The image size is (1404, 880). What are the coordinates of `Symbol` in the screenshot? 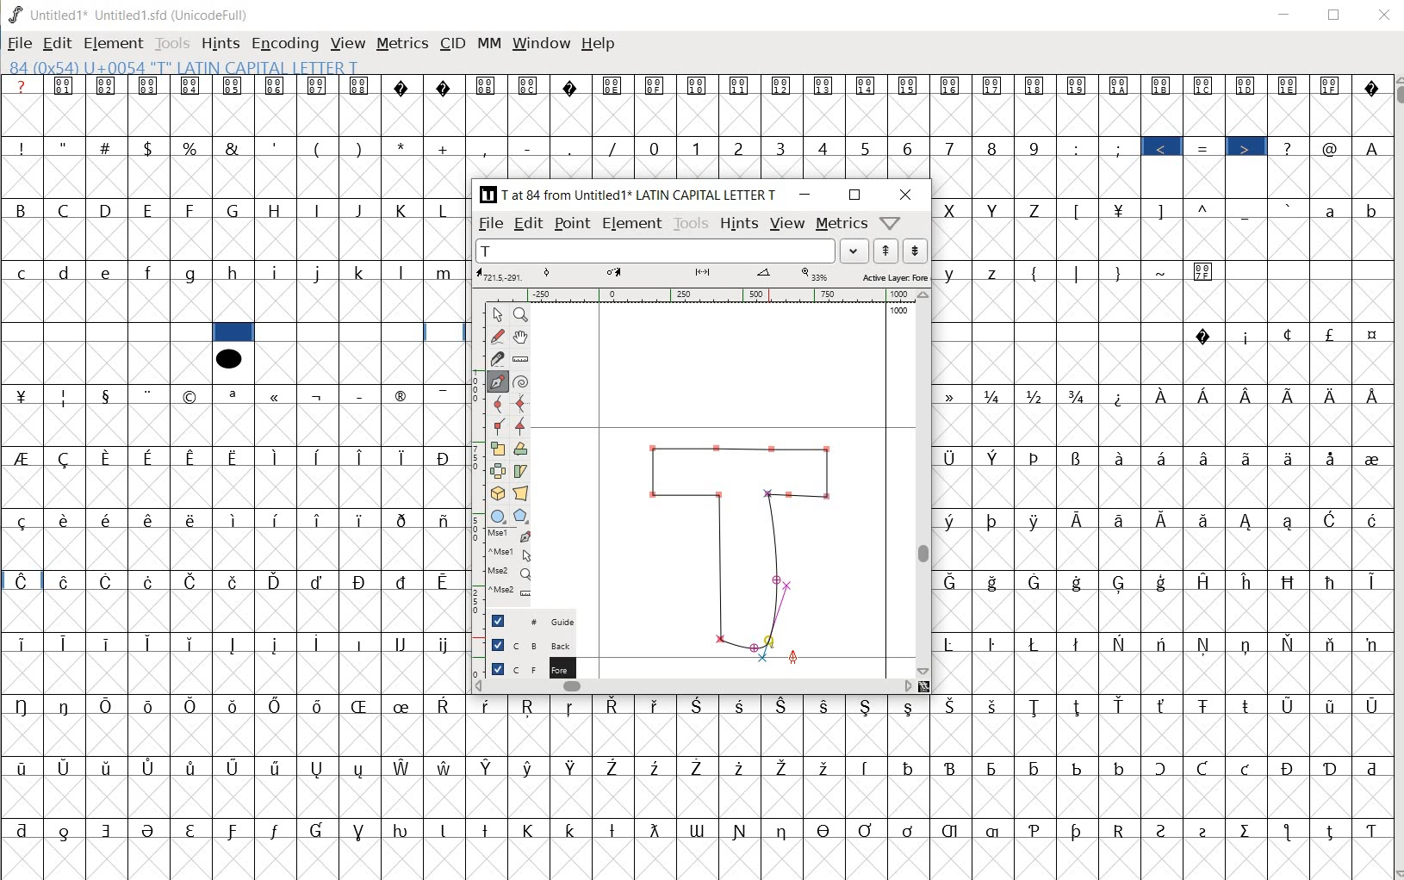 It's located at (955, 397).